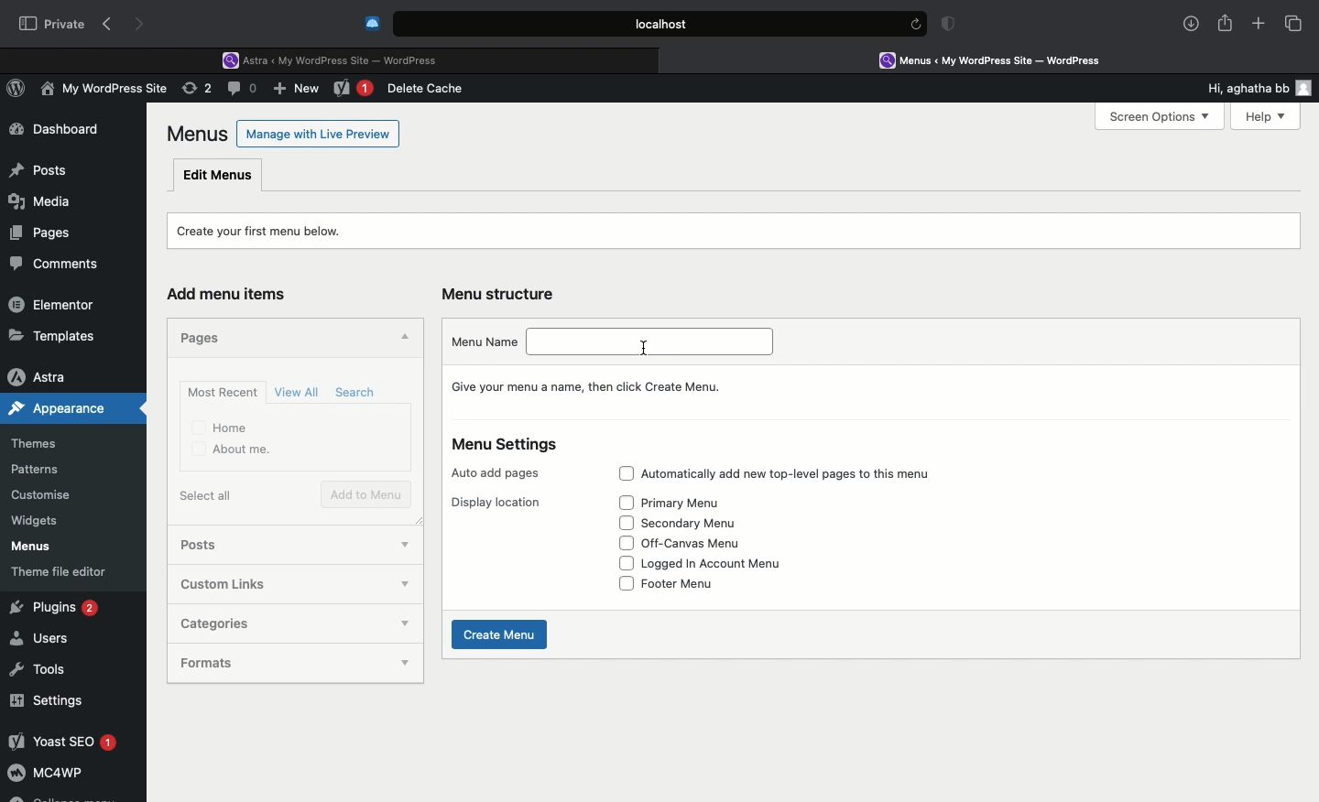 This screenshot has width=1319, height=802. I want to click on Edit menus, so click(219, 174).